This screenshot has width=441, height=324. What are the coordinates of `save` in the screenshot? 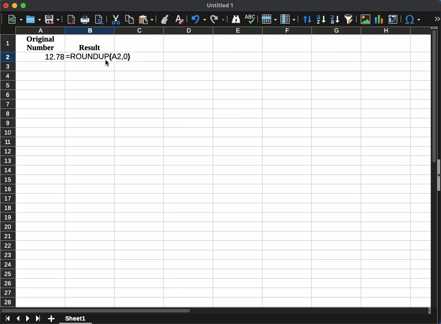 It's located at (52, 19).